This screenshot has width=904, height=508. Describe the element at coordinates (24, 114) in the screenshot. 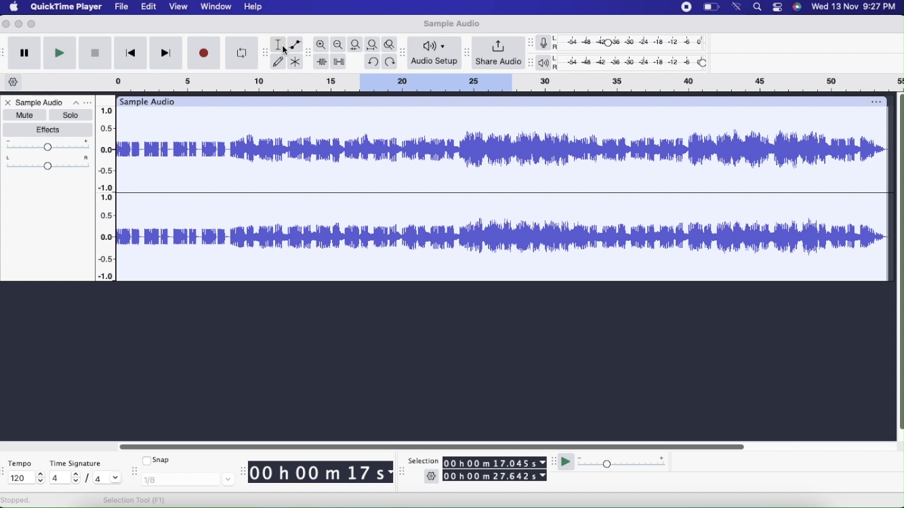

I see `Mute` at that location.